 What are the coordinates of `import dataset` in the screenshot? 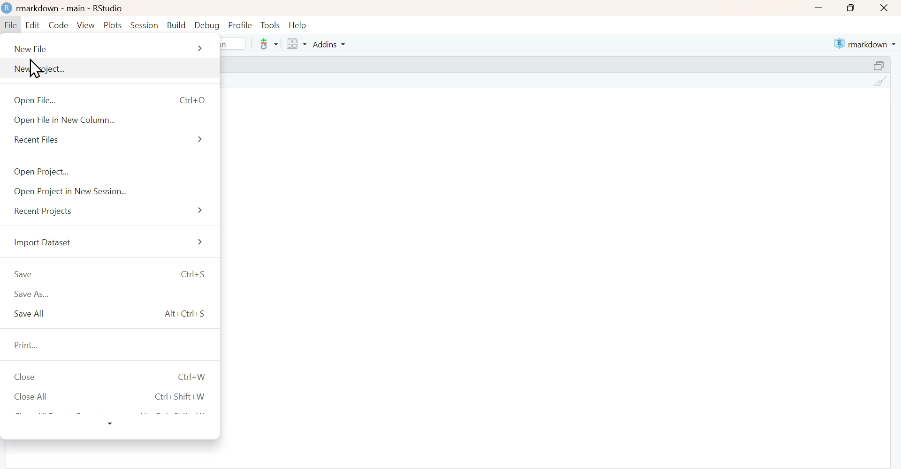 It's located at (113, 243).